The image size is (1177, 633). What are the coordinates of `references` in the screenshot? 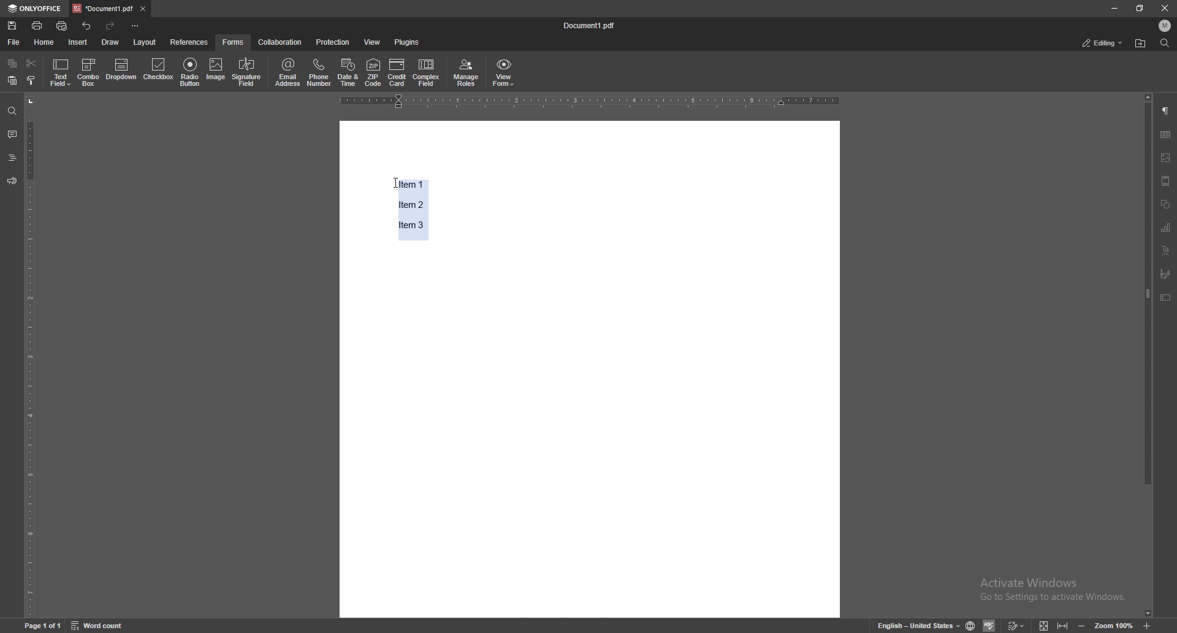 It's located at (189, 42).